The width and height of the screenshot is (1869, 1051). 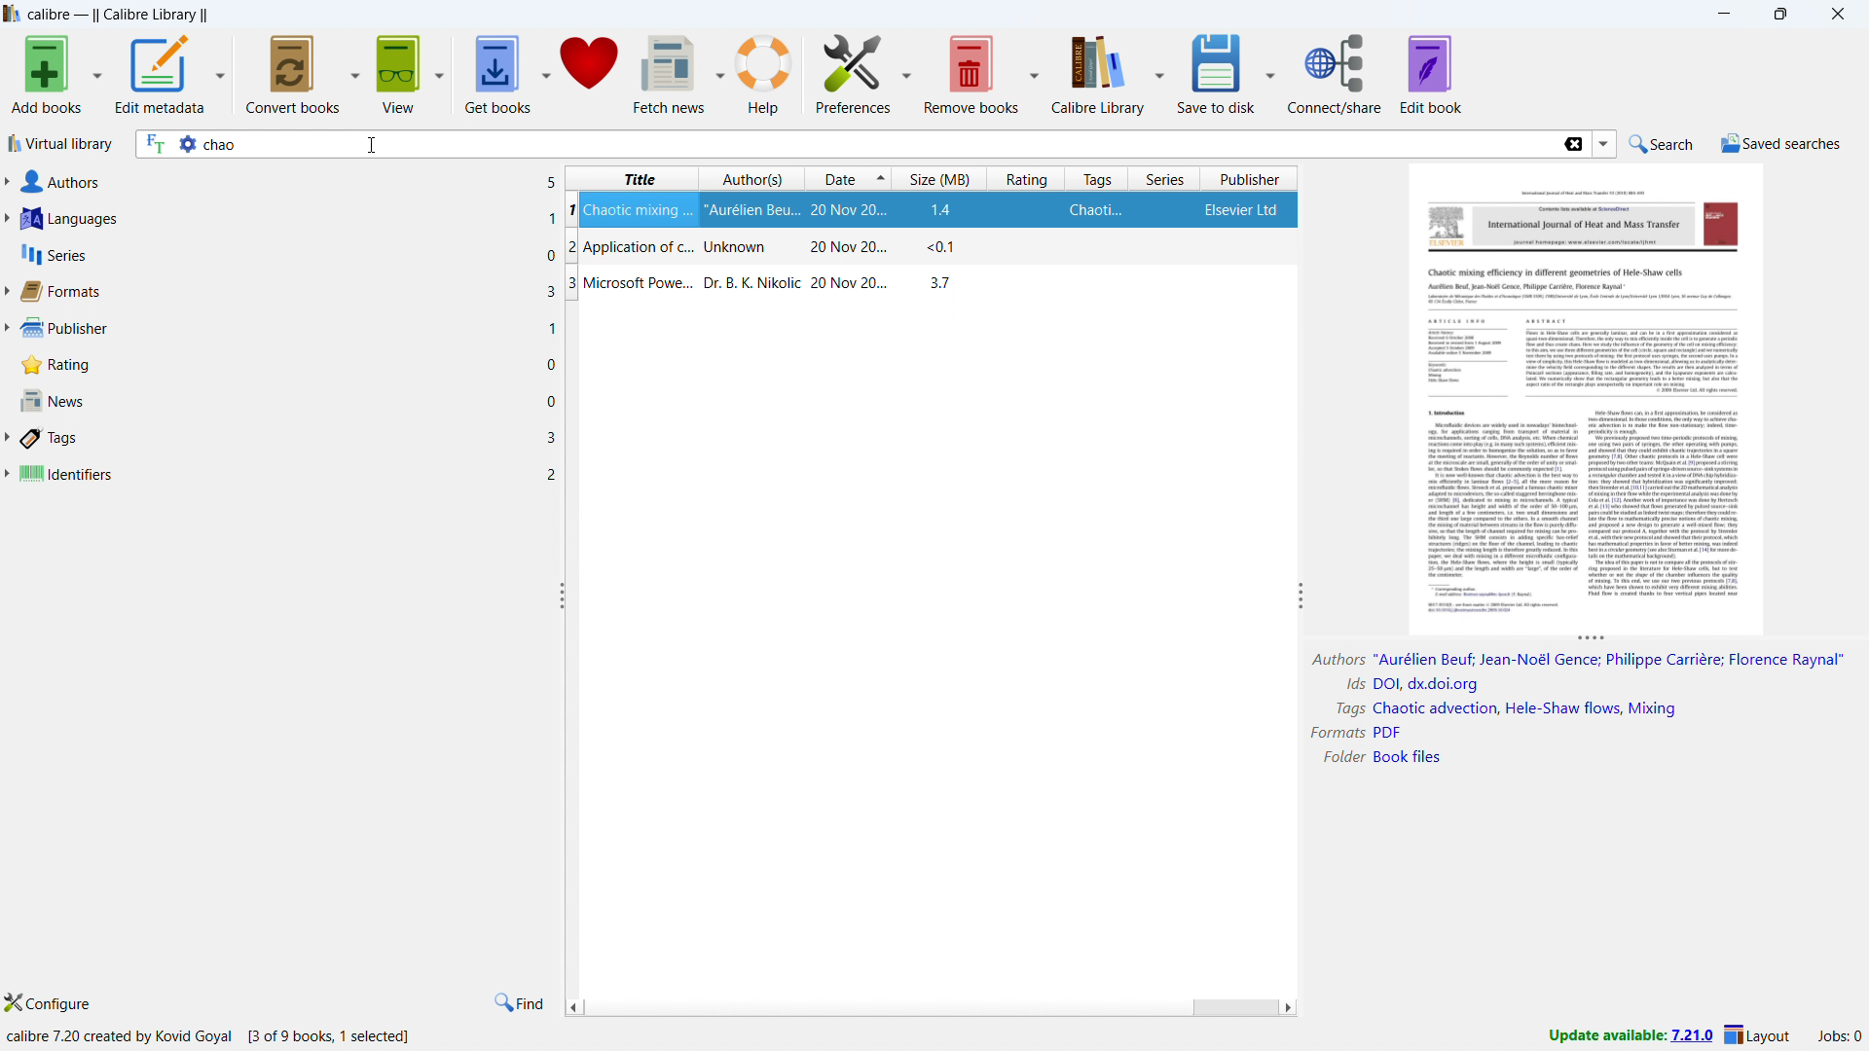 I want to click on convert books options, so click(x=355, y=72).